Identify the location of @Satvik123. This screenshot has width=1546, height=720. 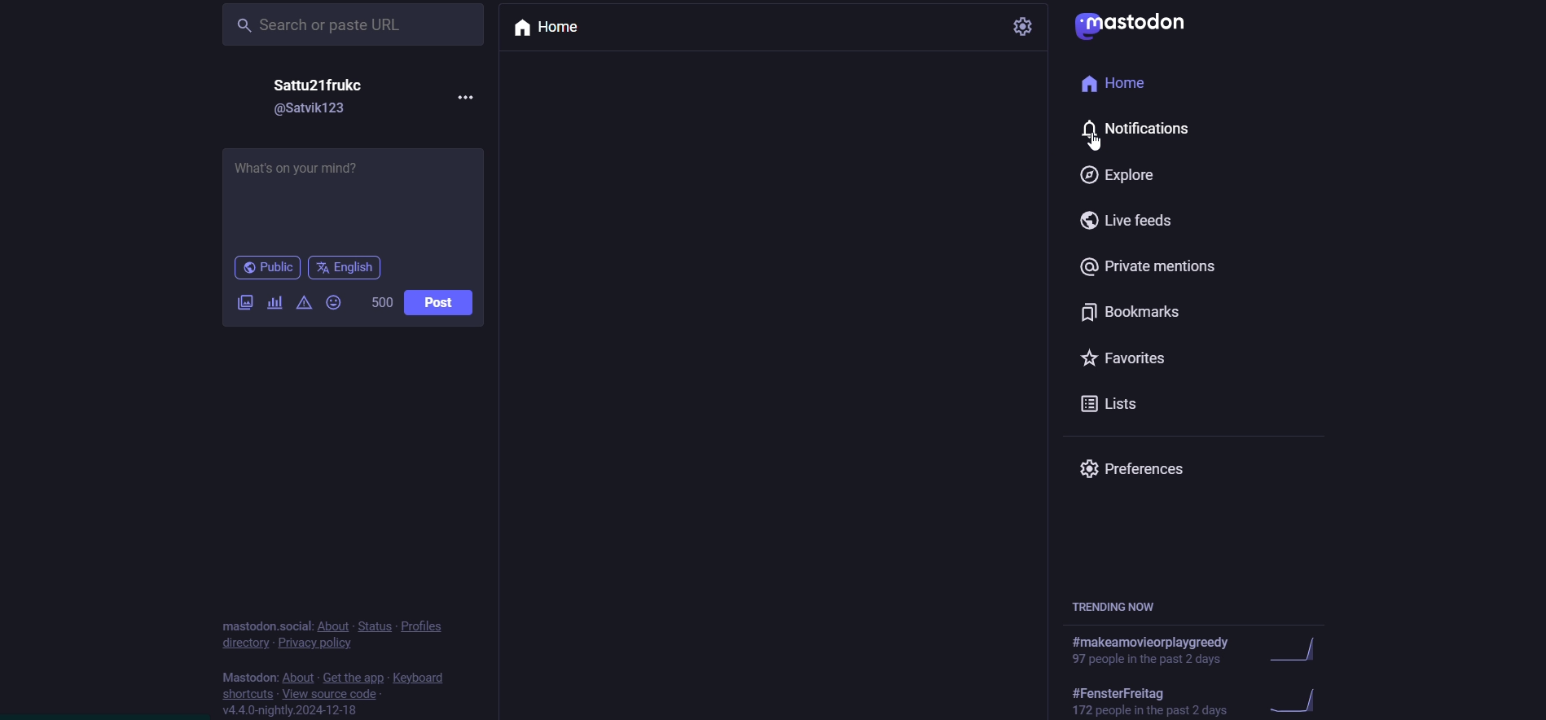
(313, 112).